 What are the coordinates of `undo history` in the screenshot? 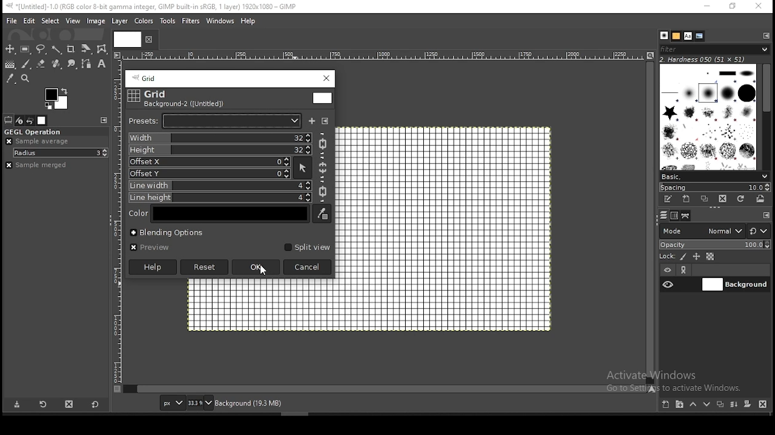 It's located at (30, 121).